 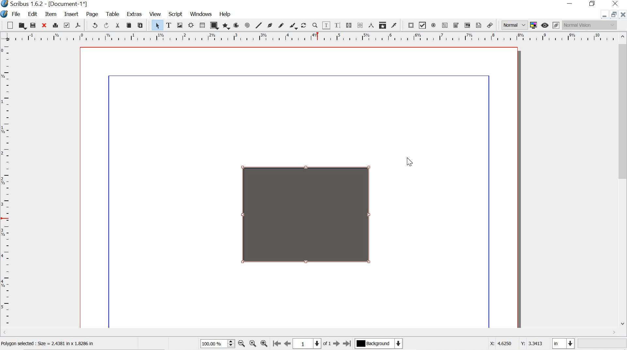 What do you see at coordinates (307, 215) in the screenshot?
I see `transparency added to object` at bounding box center [307, 215].